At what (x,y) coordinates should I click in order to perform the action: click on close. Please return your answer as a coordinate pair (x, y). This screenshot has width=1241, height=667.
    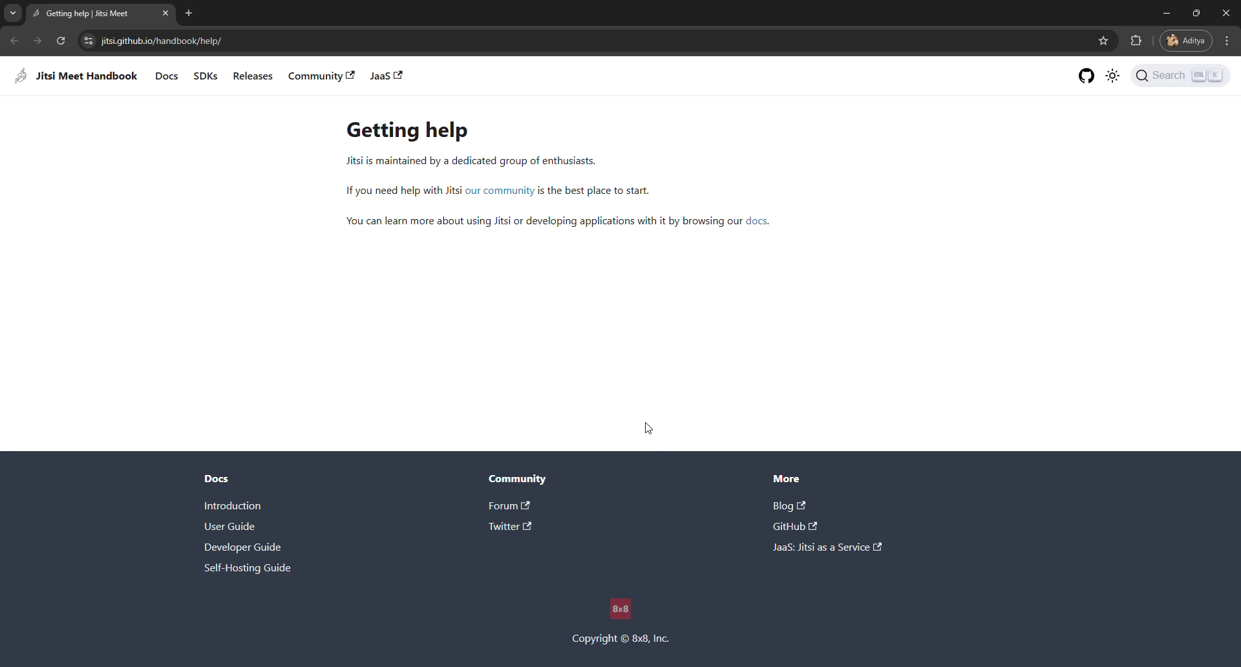
    Looking at the image, I should click on (1228, 13).